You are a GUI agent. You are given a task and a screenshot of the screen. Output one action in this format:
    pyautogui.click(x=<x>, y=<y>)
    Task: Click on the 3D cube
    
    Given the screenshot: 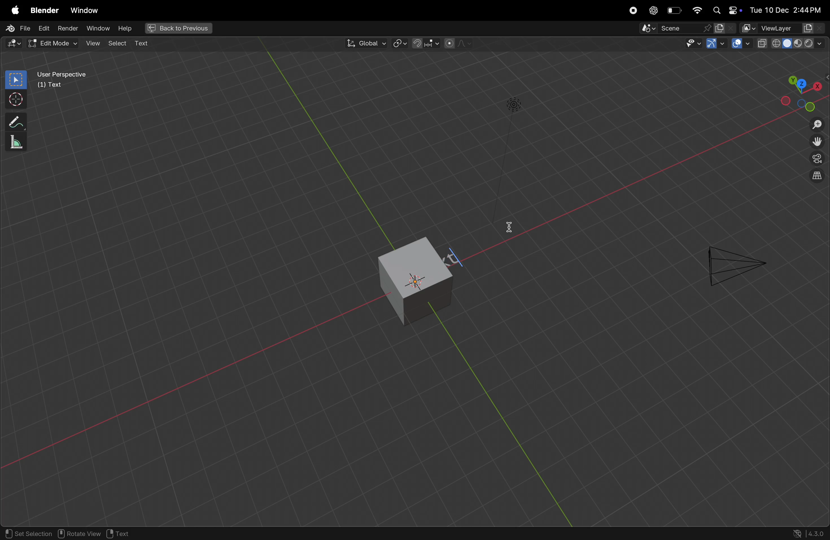 What is the action you would take?
    pyautogui.click(x=397, y=279)
    